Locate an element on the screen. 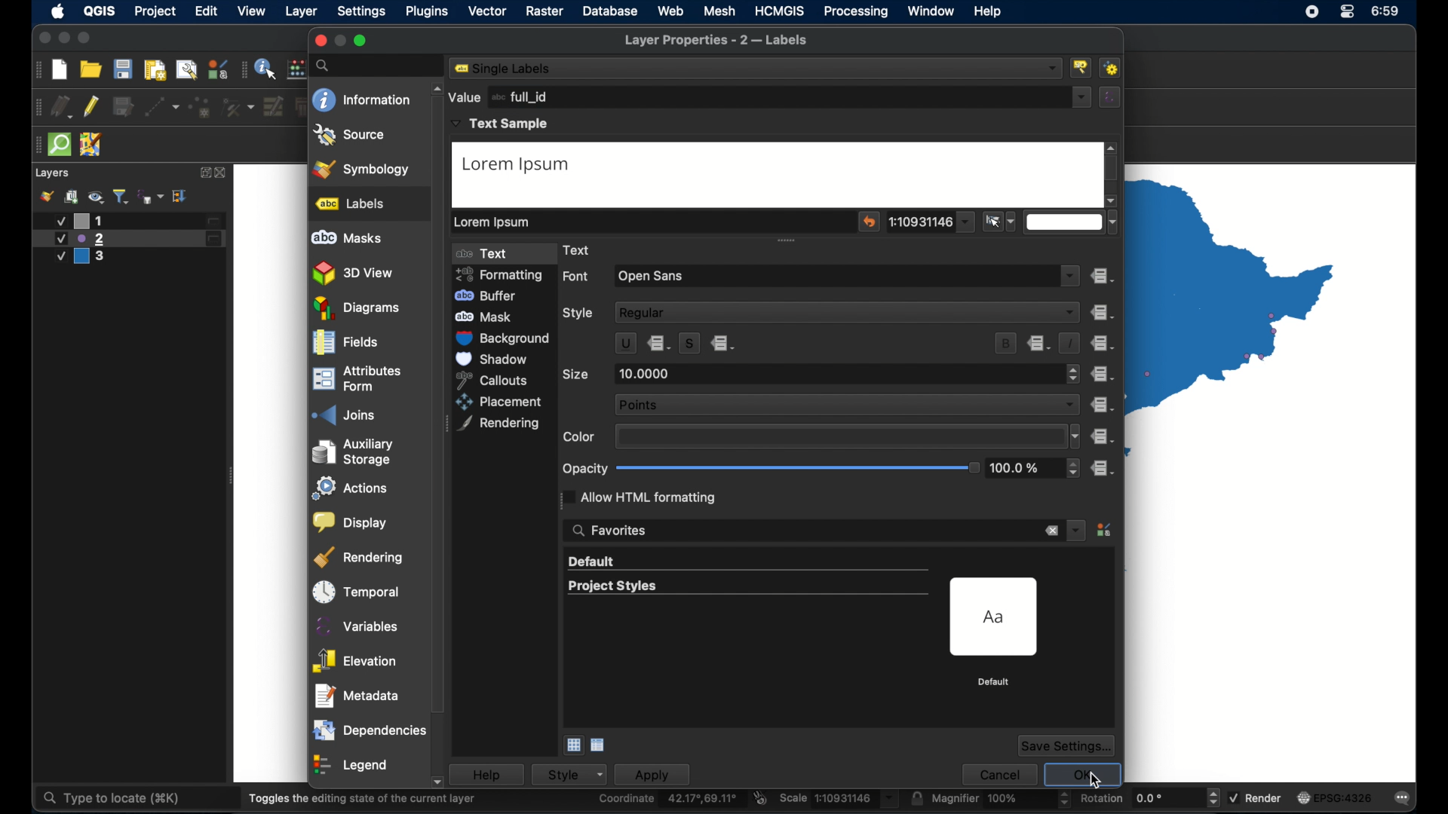  expression builder is located at coordinates (1111, 96).